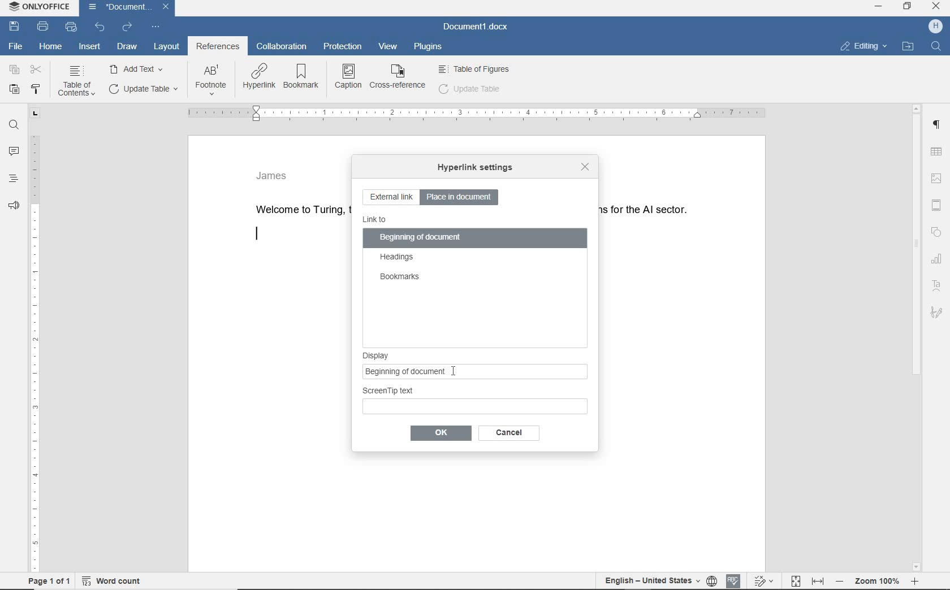 This screenshot has height=590, width=950. Describe the element at coordinates (880, 583) in the screenshot. I see `zoom 100%` at that location.